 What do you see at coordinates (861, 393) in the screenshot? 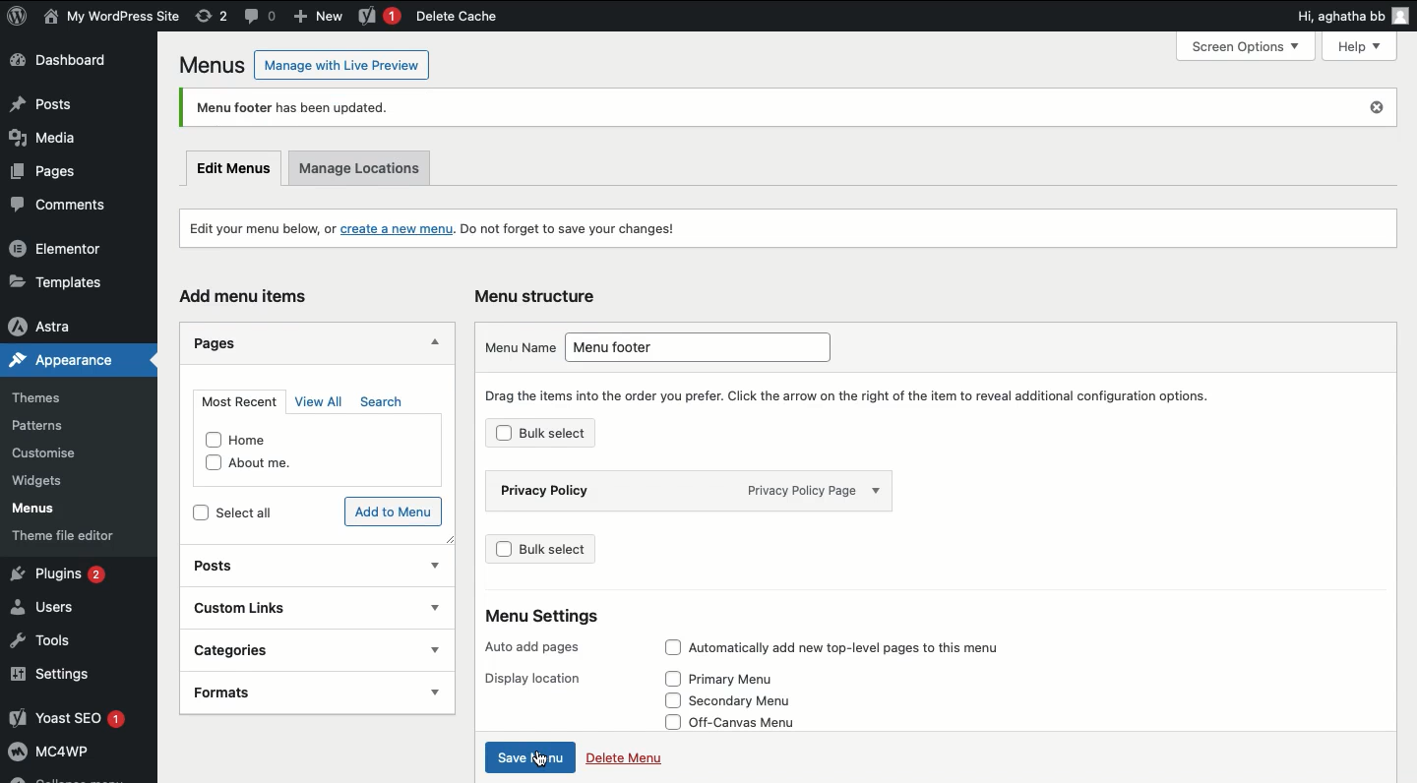
I see `Drag the items into the order you prefer` at bounding box center [861, 393].